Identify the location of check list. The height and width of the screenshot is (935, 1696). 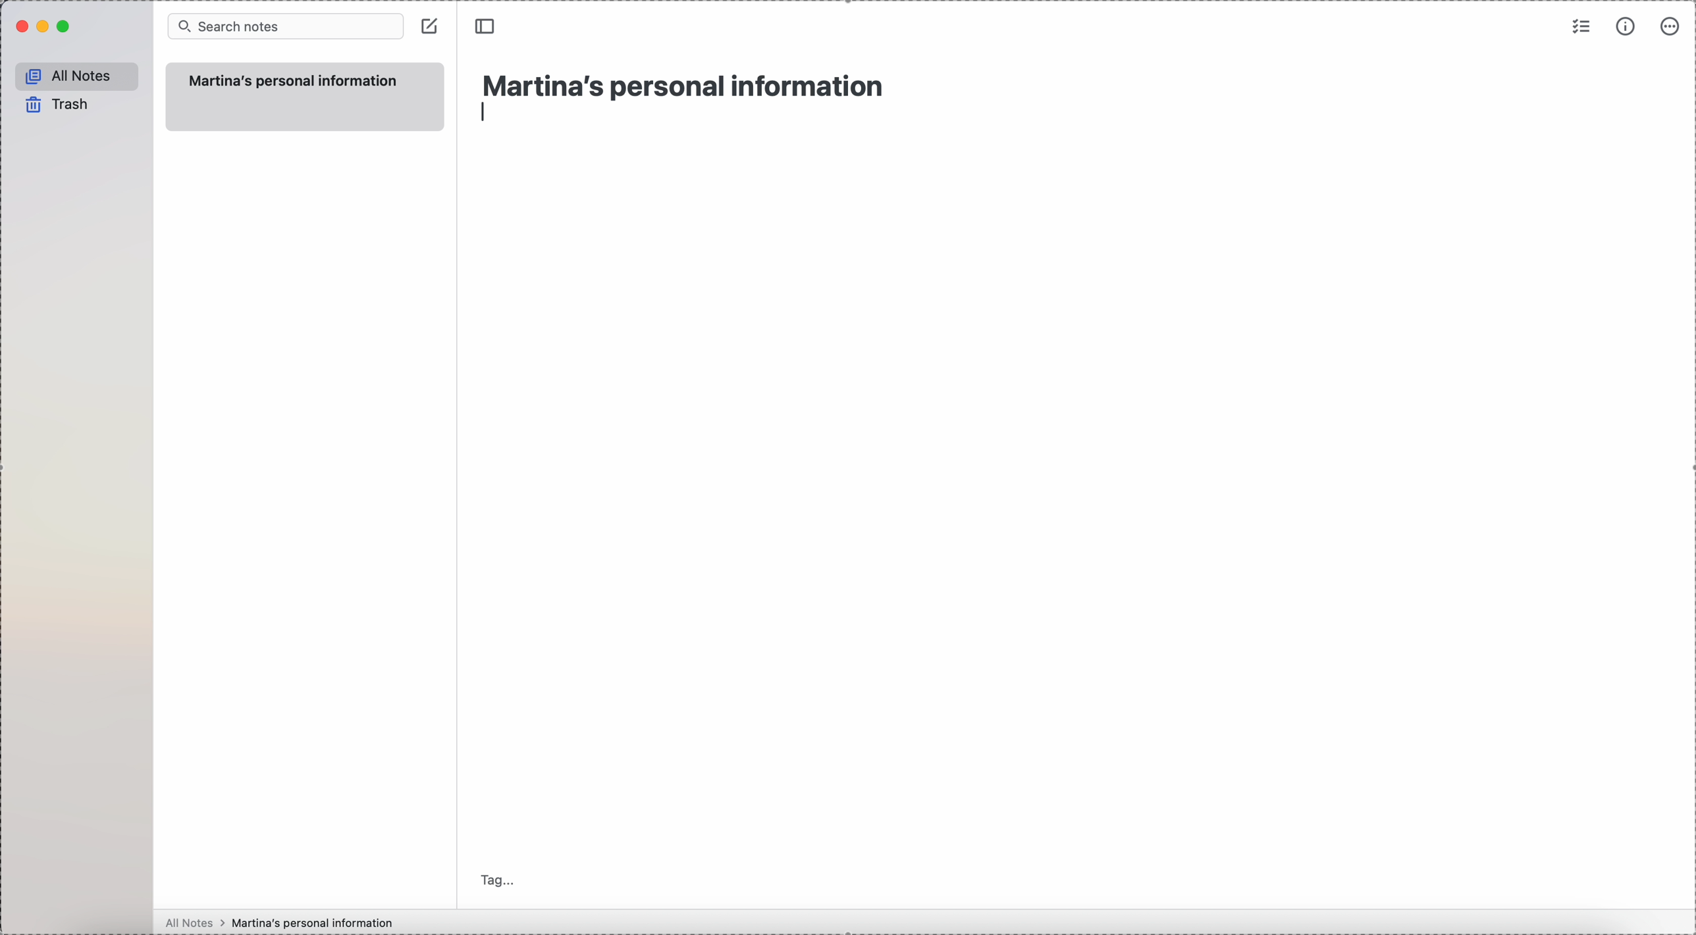
(1579, 28).